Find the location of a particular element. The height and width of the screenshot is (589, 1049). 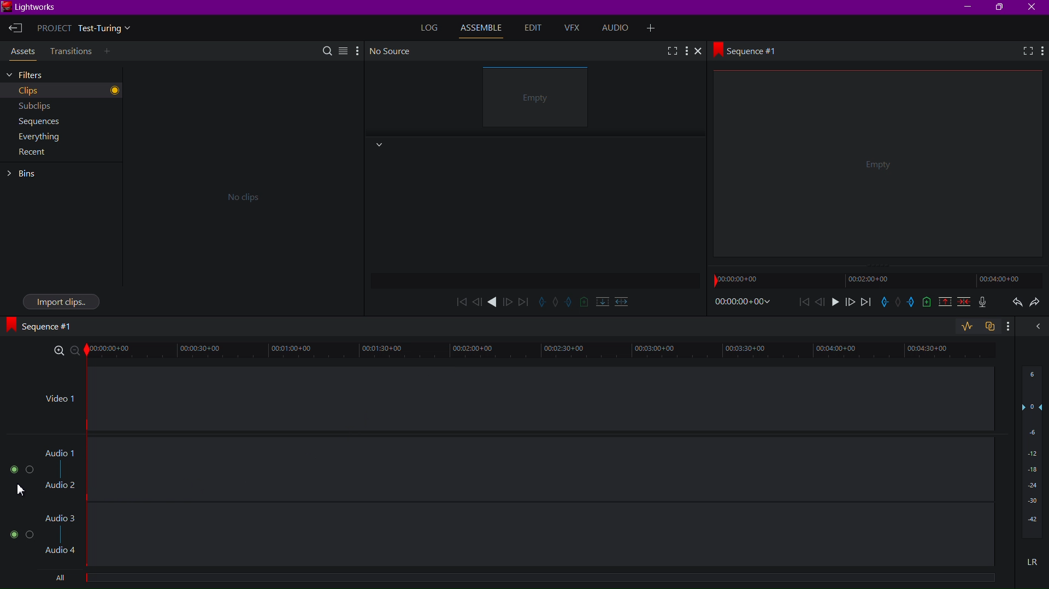

front is located at coordinates (848, 303).